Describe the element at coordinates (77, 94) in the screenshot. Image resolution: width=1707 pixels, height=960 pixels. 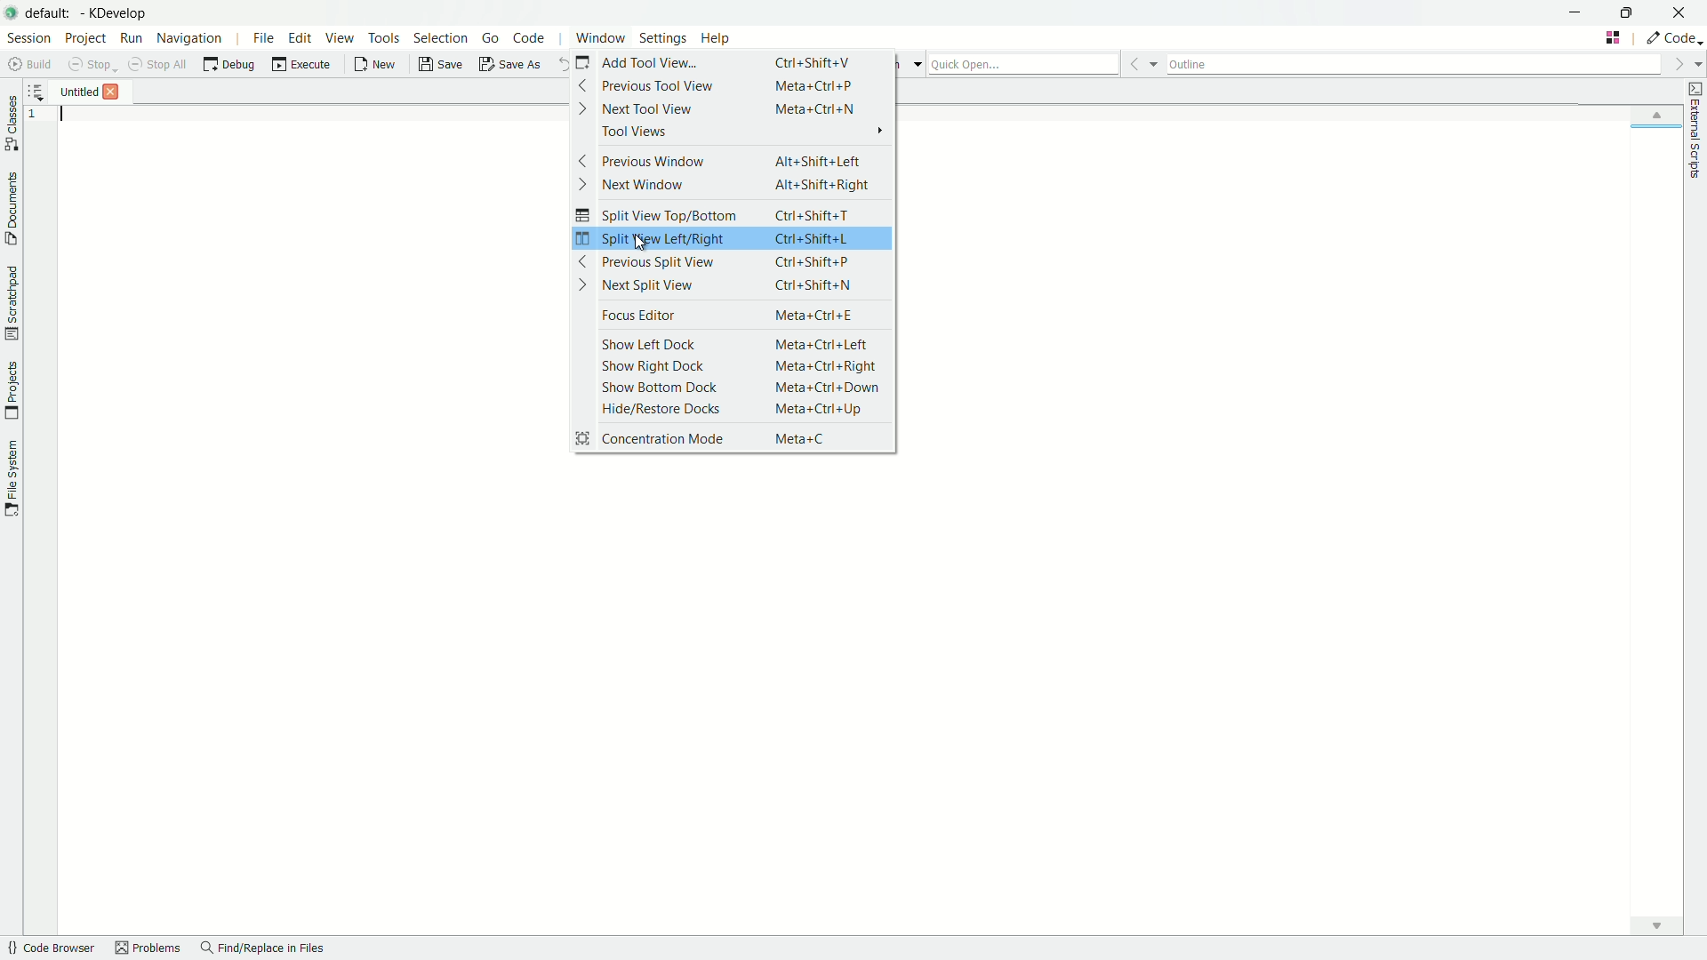
I see `file name` at that location.